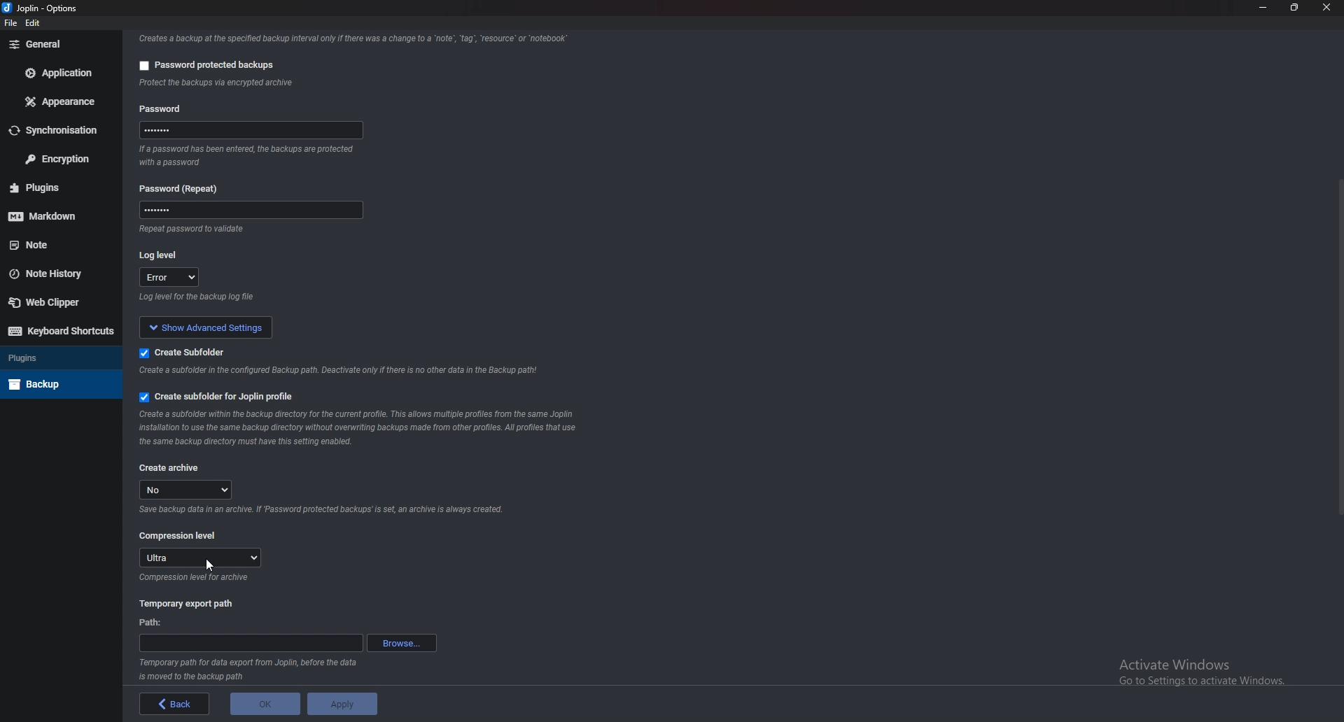 This screenshot has width=1344, height=722. I want to click on file, so click(10, 23).